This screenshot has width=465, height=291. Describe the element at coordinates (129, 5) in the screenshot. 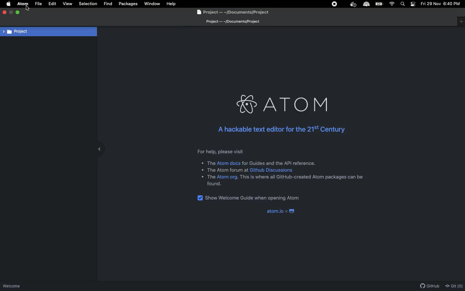

I see `Packages` at that location.